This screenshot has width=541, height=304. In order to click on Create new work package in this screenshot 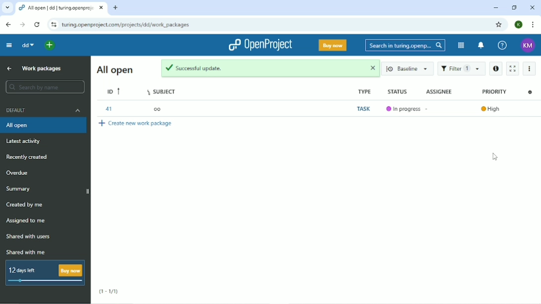, I will do `click(138, 123)`.